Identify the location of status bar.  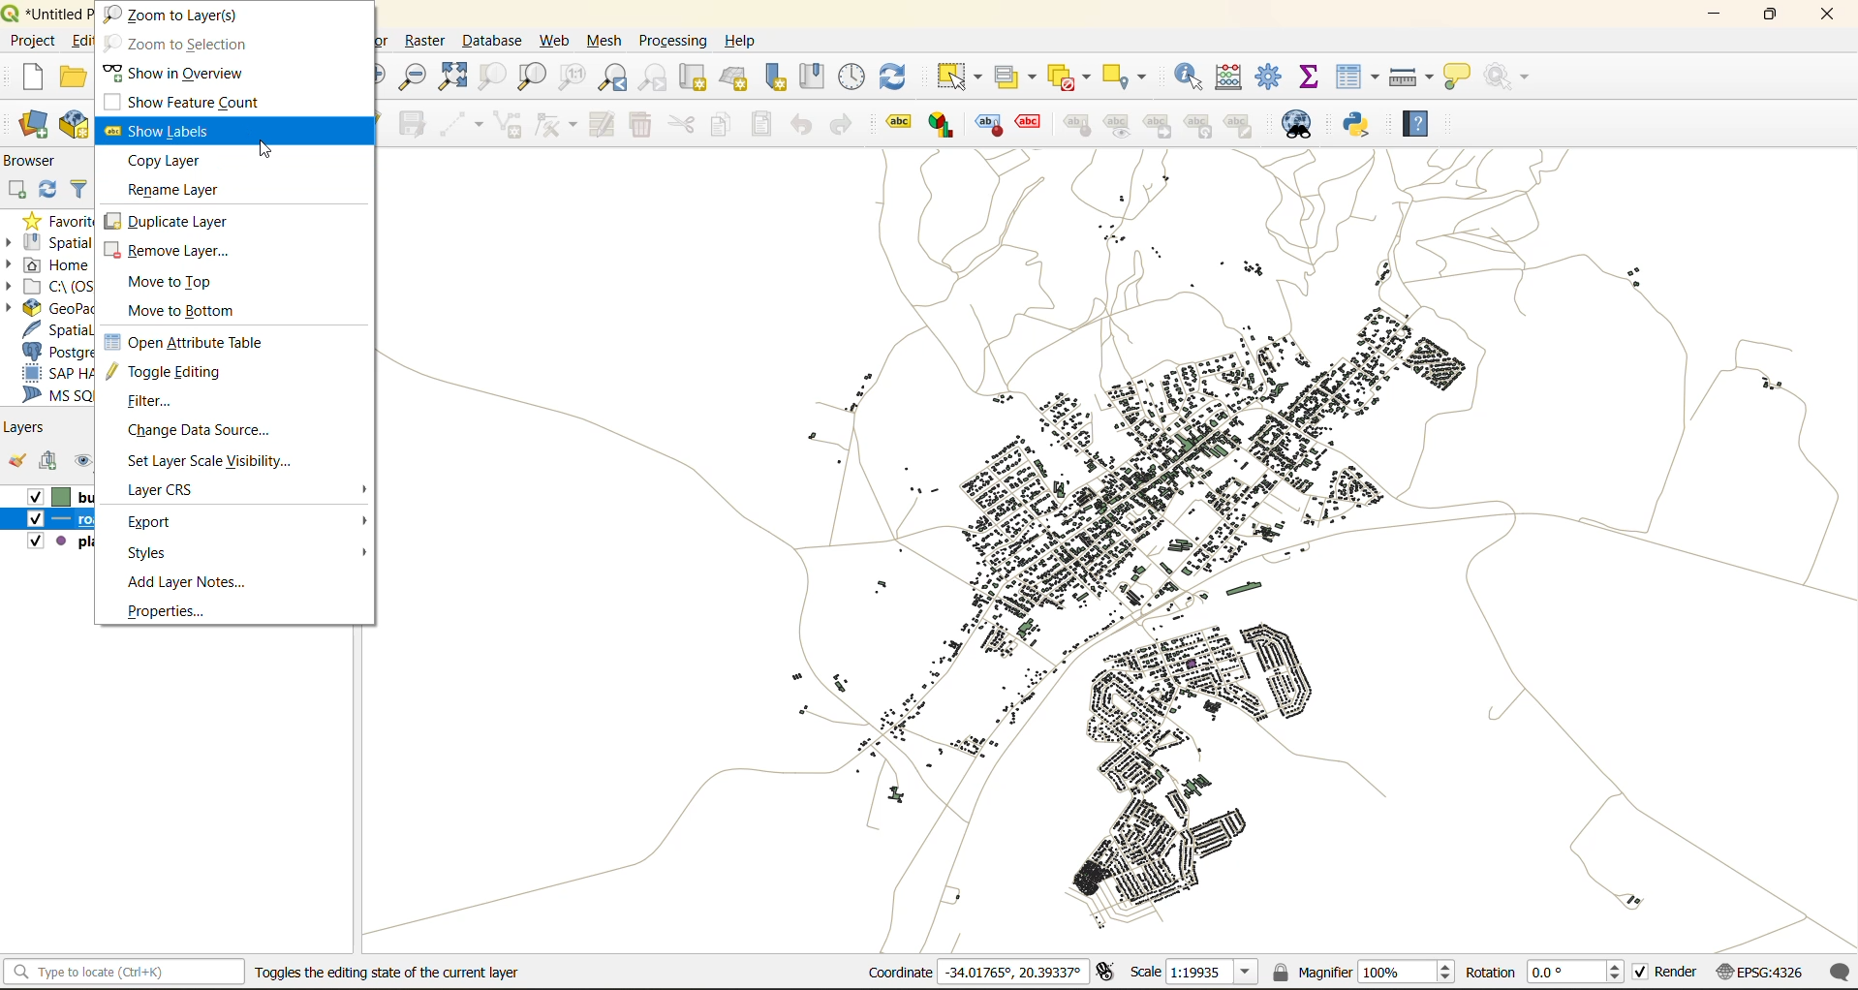
(125, 973).